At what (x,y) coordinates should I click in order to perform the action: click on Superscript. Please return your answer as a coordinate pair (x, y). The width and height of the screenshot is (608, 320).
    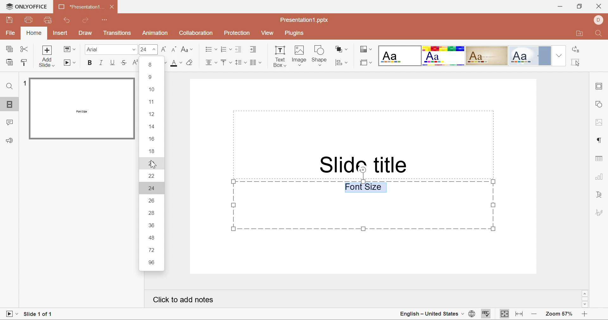
    Looking at the image, I should click on (134, 63).